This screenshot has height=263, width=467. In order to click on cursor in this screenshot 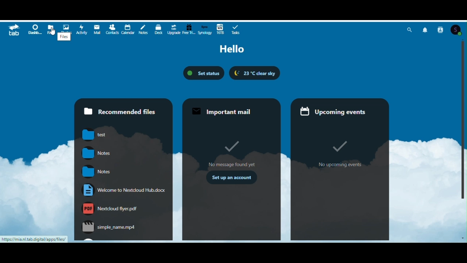, I will do `click(52, 35)`.